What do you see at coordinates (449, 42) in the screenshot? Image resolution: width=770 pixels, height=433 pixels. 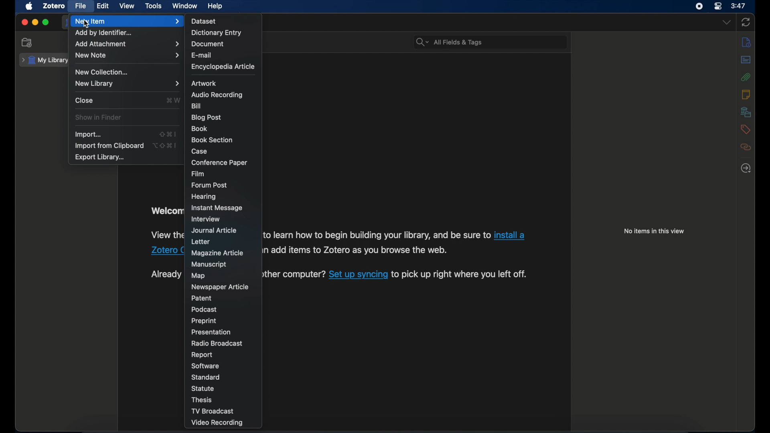 I see `search bar` at bounding box center [449, 42].